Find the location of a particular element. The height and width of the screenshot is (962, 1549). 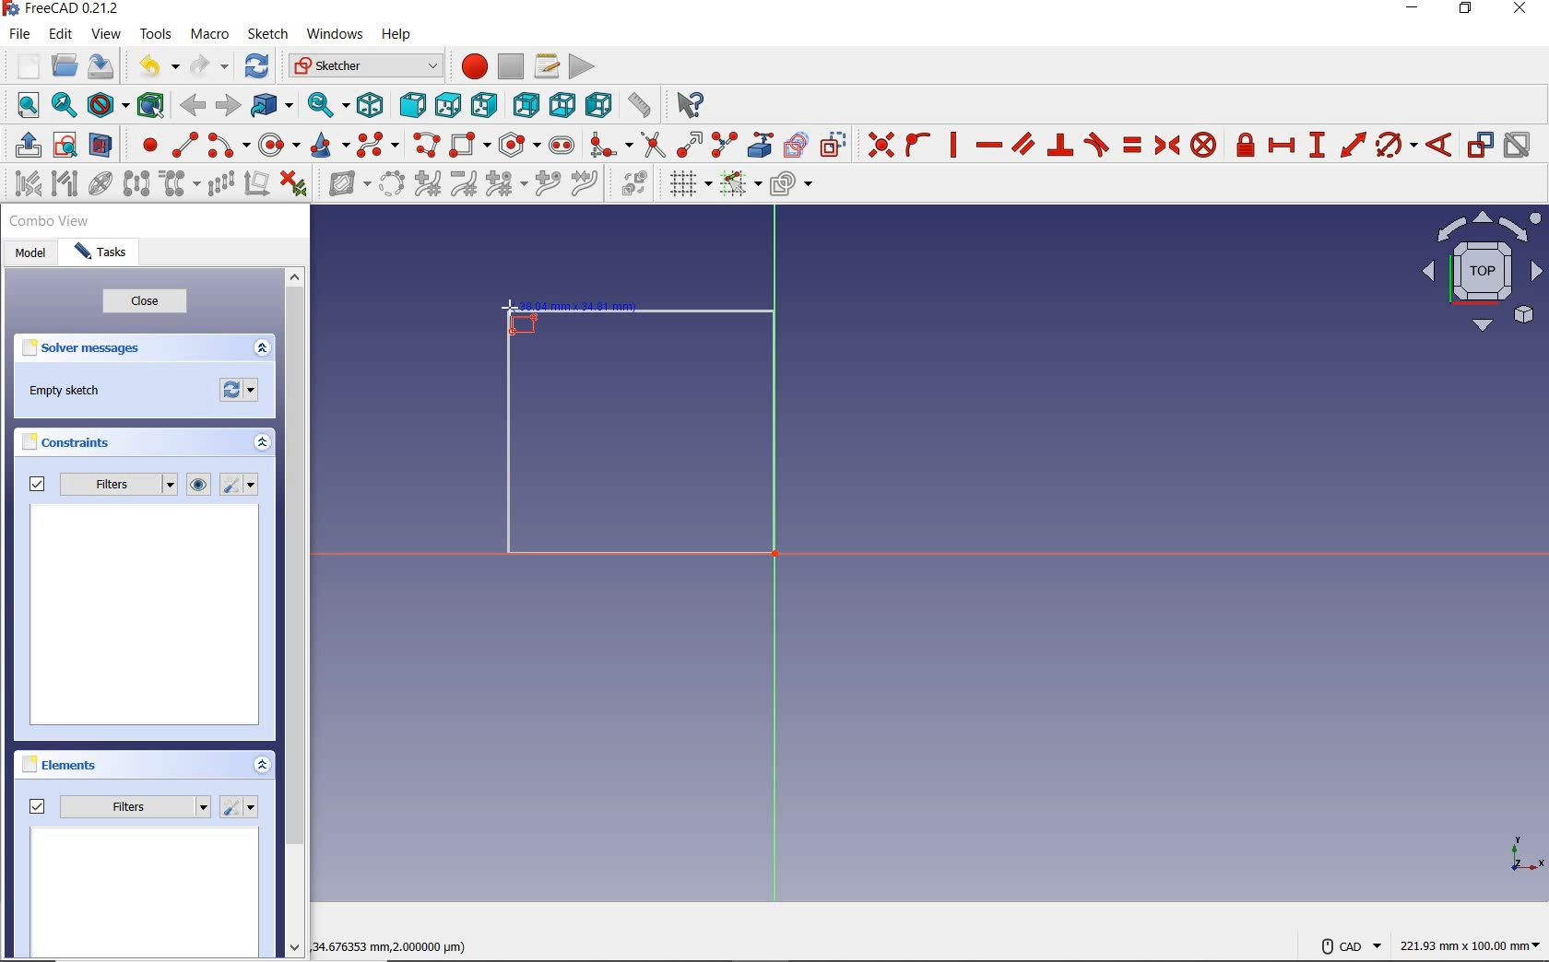

FreeCAD 0.21.2 is located at coordinates (59, 10).